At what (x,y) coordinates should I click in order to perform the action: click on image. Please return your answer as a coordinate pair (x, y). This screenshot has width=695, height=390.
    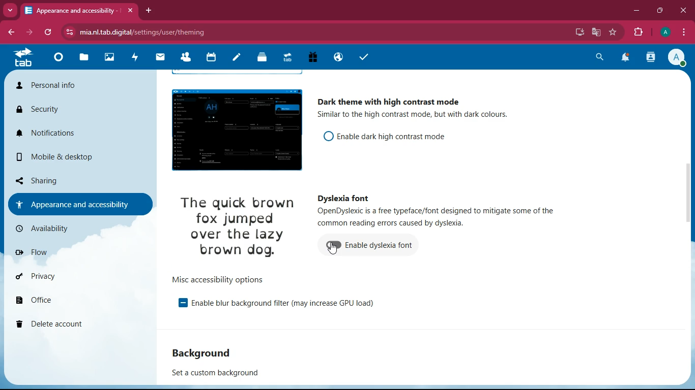
    Looking at the image, I should click on (233, 128).